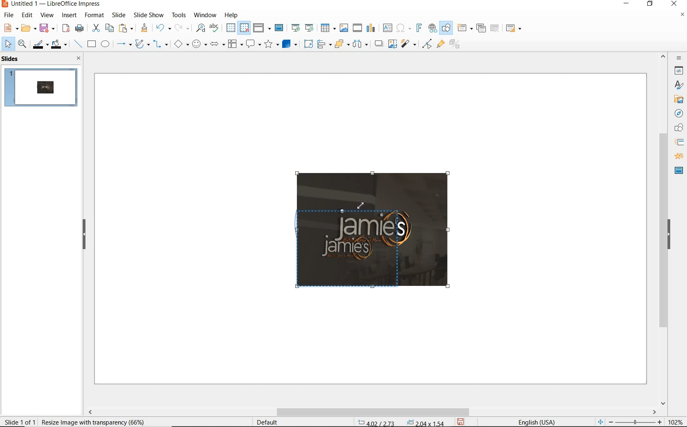 This screenshot has height=427, width=687. Describe the element at coordinates (371, 28) in the screenshot. I see `insert chart` at that location.